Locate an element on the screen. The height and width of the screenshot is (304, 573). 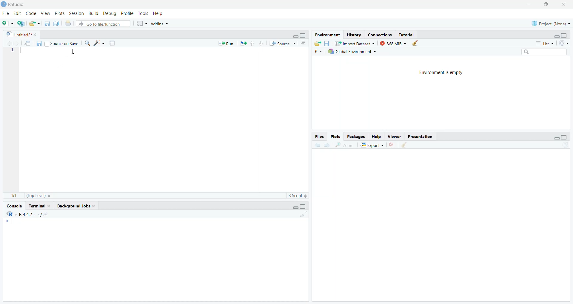
export is located at coordinates (35, 24).